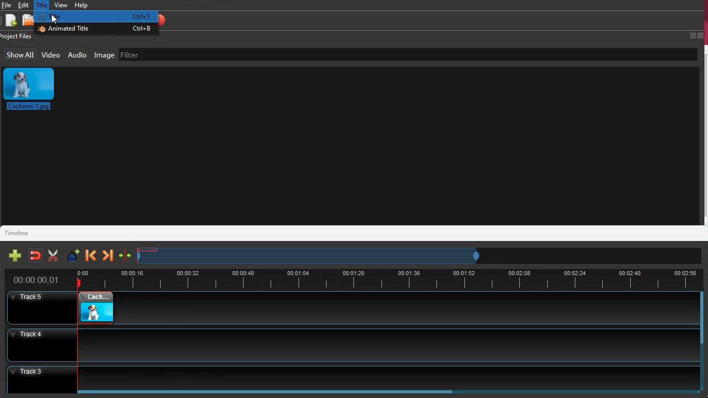 This screenshot has width=708, height=398. Describe the element at coordinates (35, 308) in the screenshot. I see `` at that location.